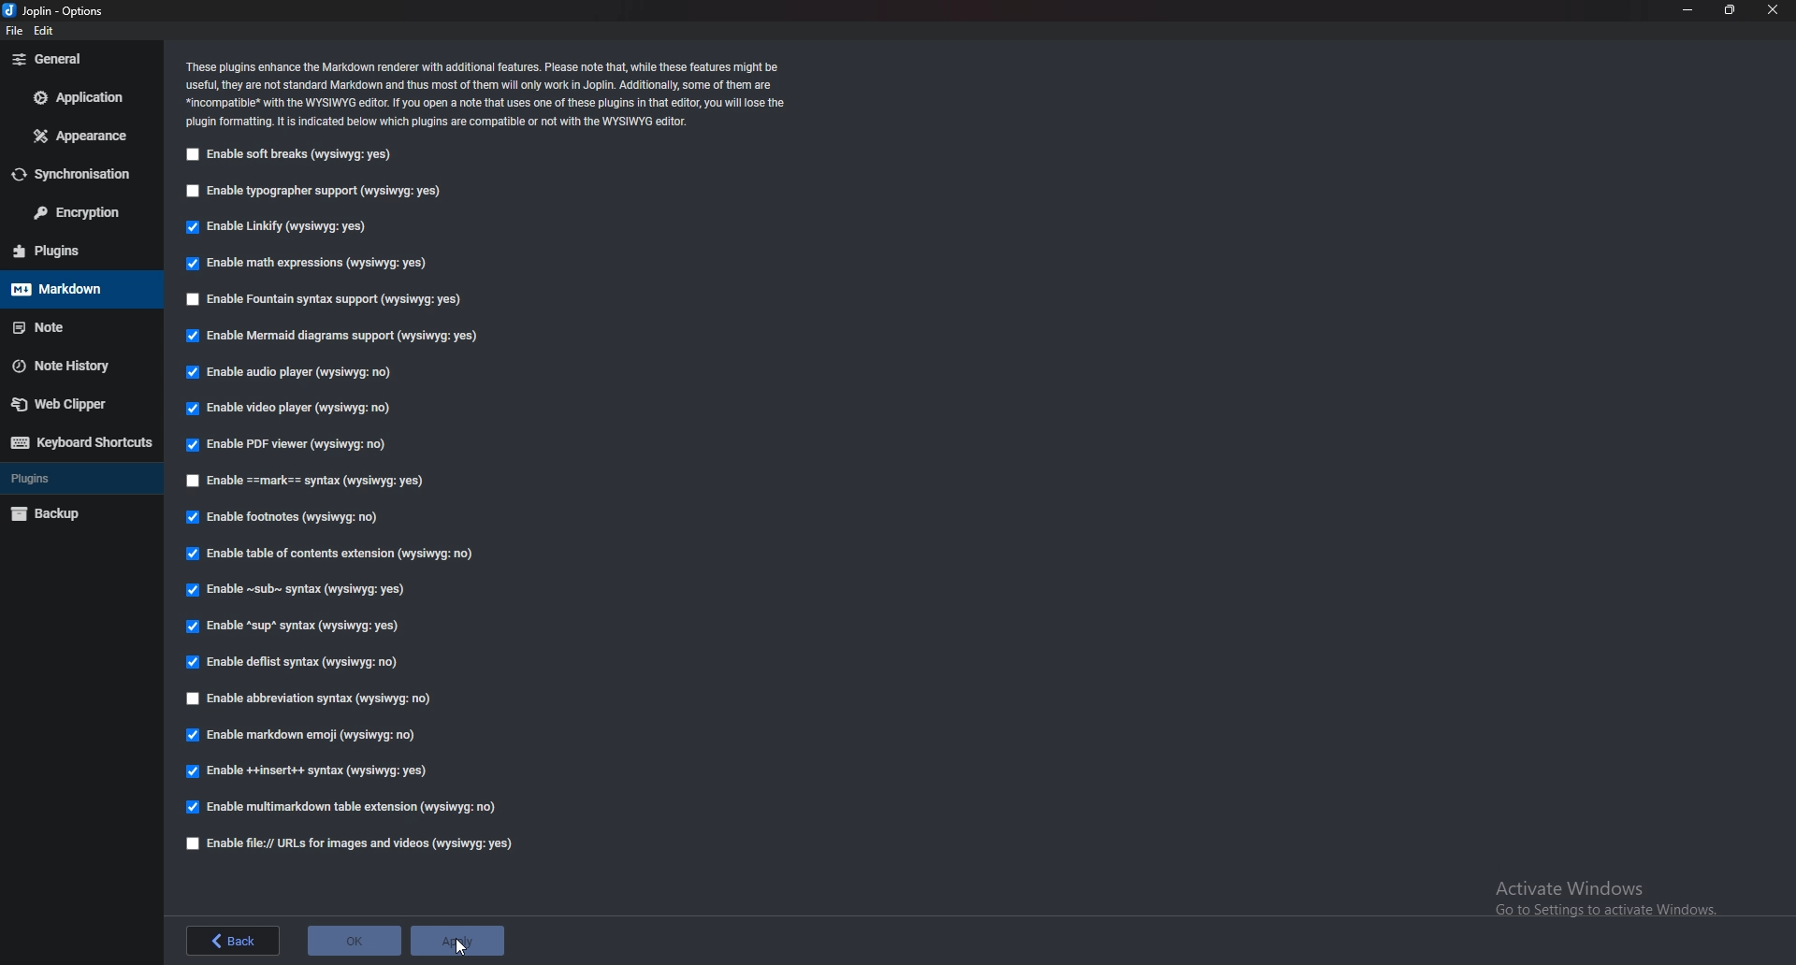 The width and height of the screenshot is (1796, 965). Describe the element at coordinates (73, 481) in the screenshot. I see `Plugins` at that location.